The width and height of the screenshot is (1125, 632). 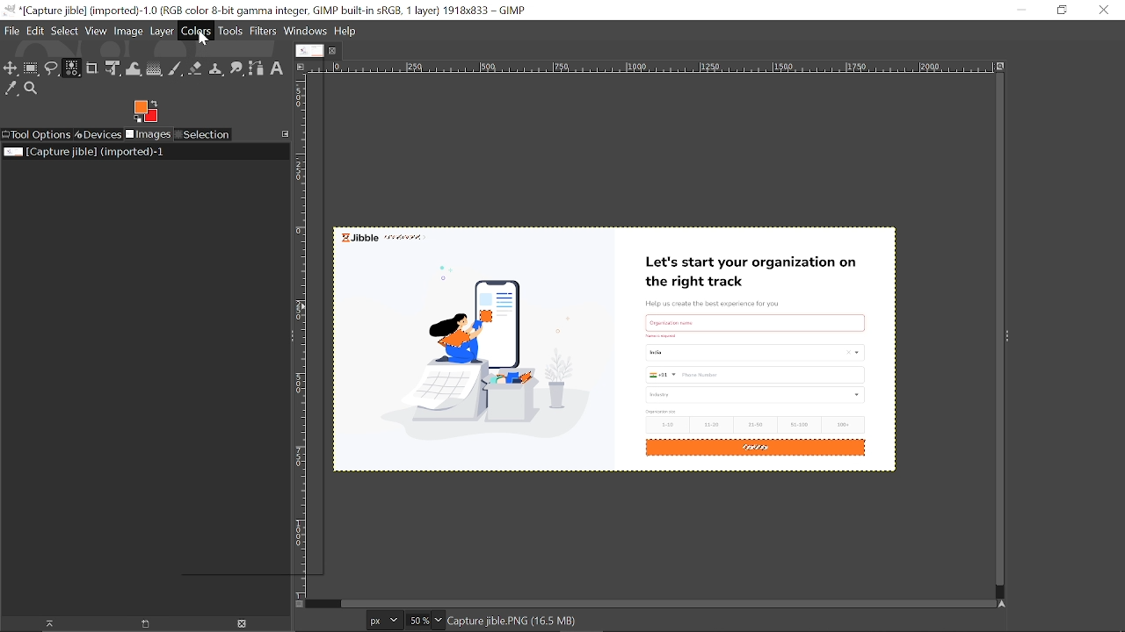 I want to click on Crop tool, so click(x=92, y=68).